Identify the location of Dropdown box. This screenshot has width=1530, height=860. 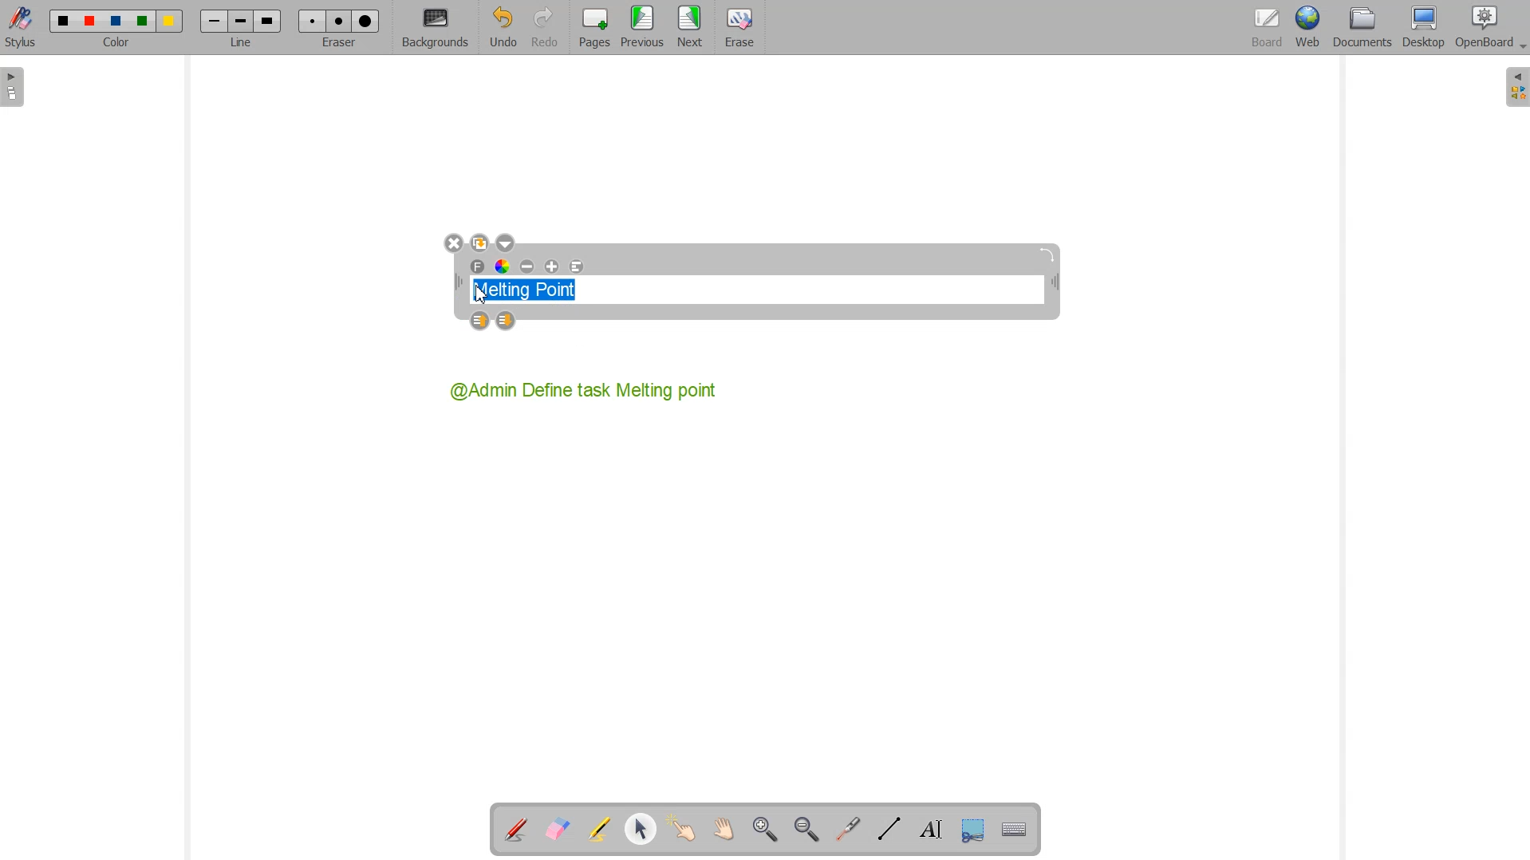
(1520, 49).